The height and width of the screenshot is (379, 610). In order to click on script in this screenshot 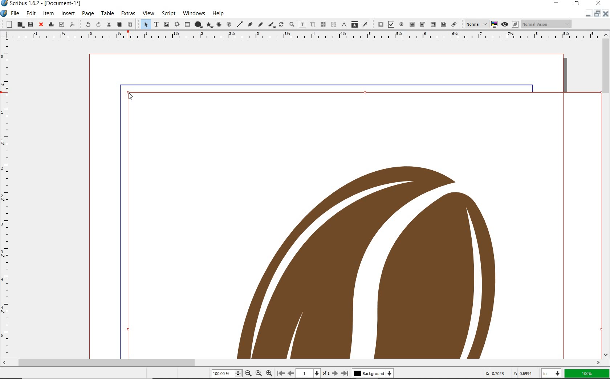, I will do `click(168, 14)`.